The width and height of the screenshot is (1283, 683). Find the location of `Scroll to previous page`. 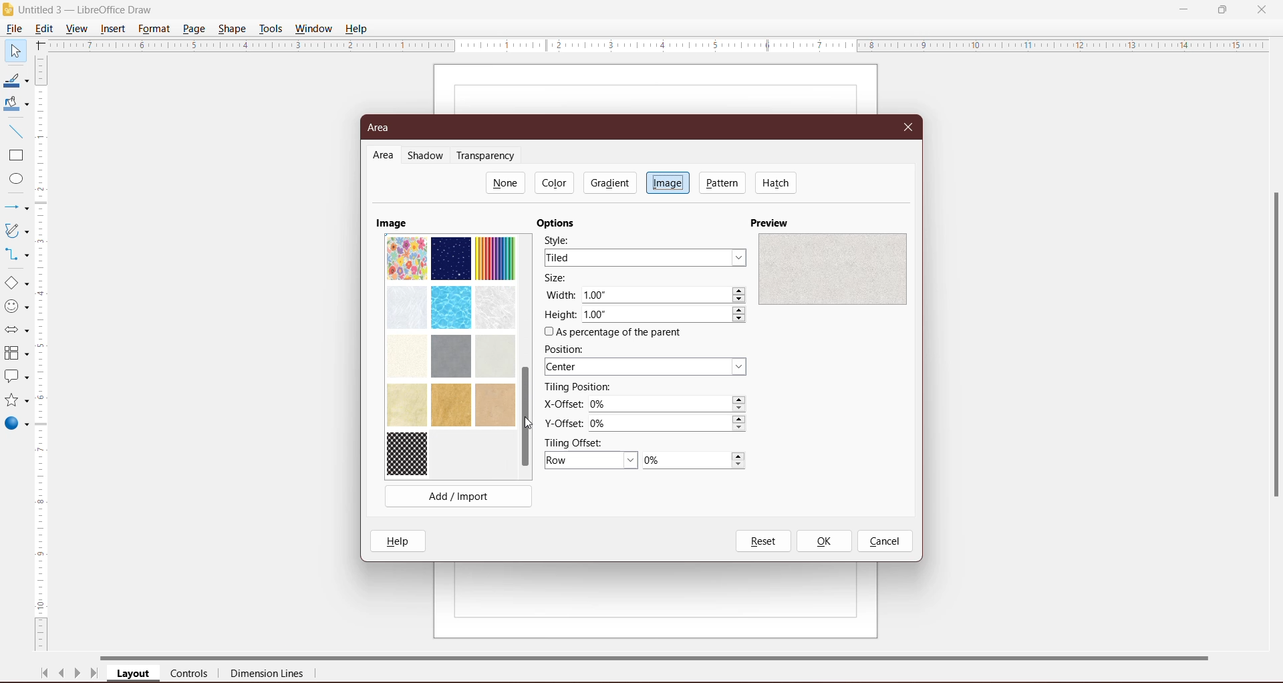

Scroll to previous page is located at coordinates (63, 675).